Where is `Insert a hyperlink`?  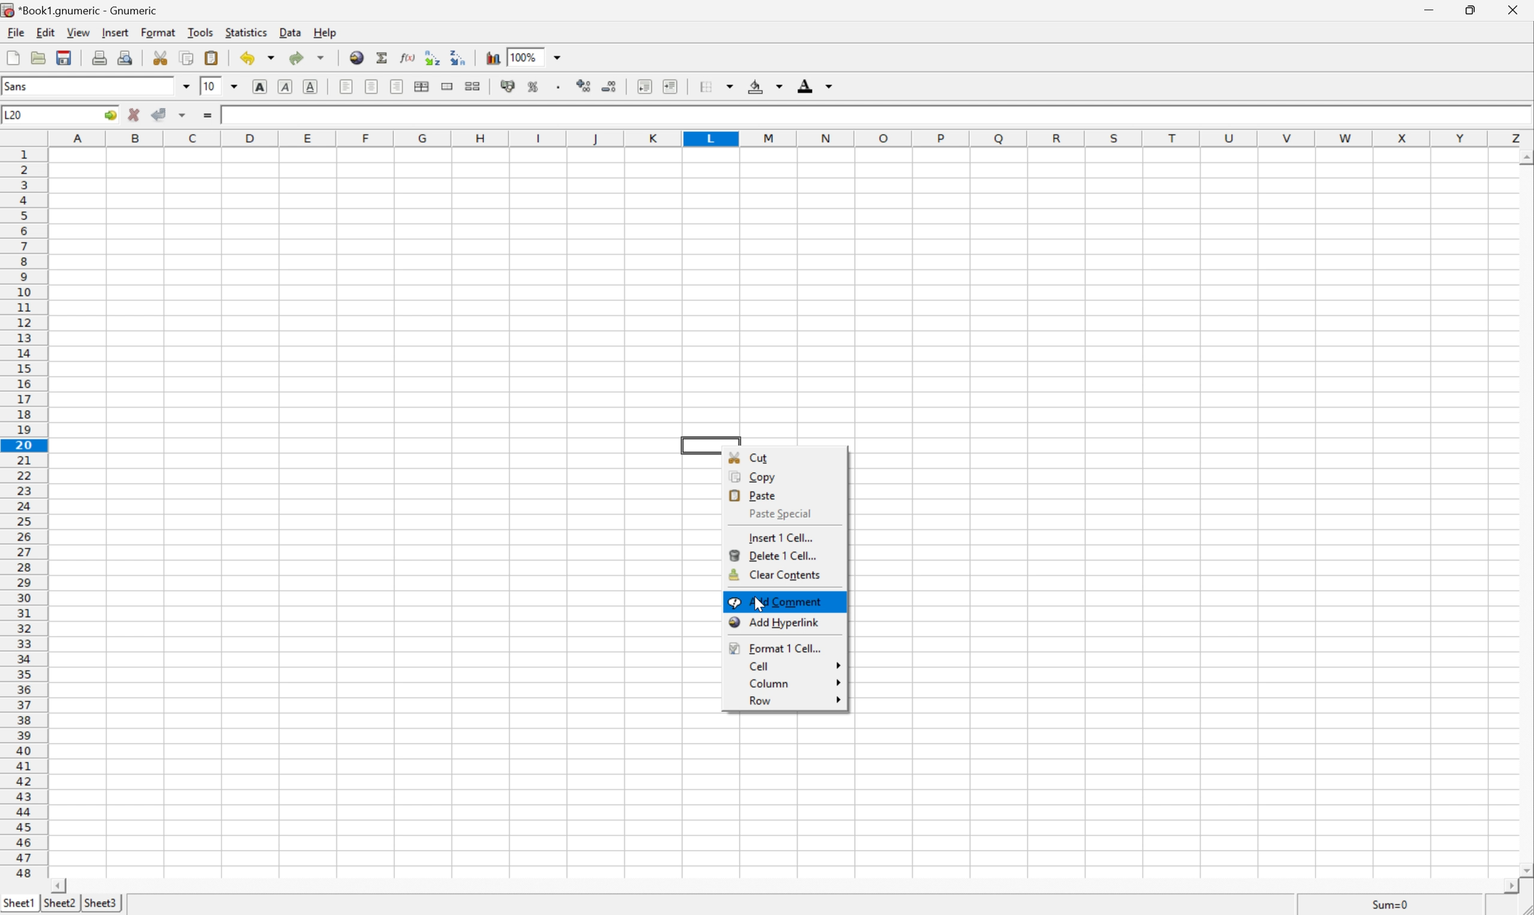 Insert a hyperlink is located at coordinates (357, 57).